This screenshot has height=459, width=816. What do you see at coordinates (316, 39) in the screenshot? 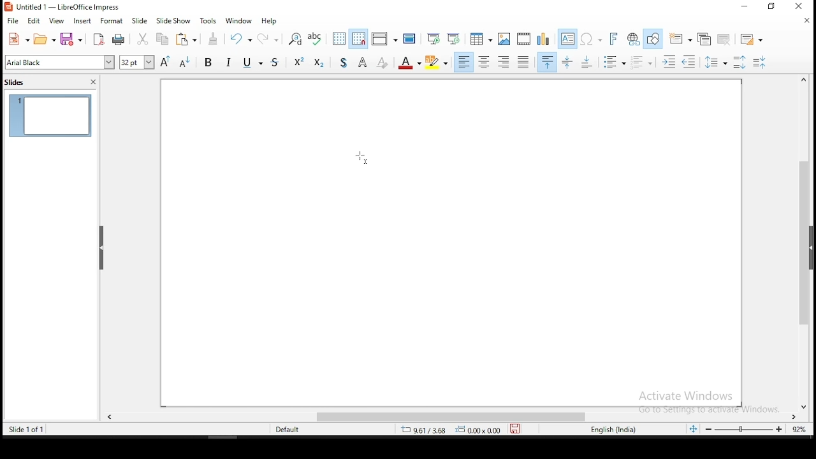
I see `spell check` at bounding box center [316, 39].